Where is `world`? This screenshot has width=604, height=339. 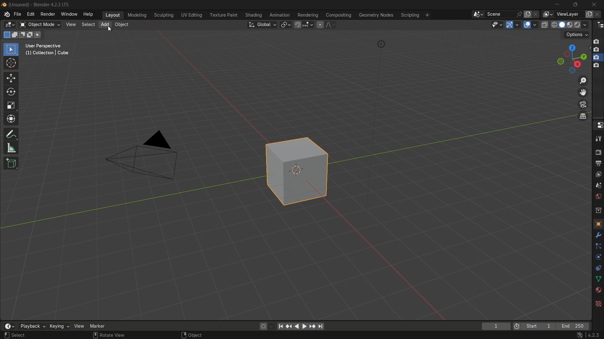
world is located at coordinates (597, 197).